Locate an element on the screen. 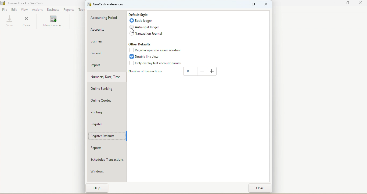 The width and height of the screenshot is (367, 194). General is located at coordinates (107, 53).